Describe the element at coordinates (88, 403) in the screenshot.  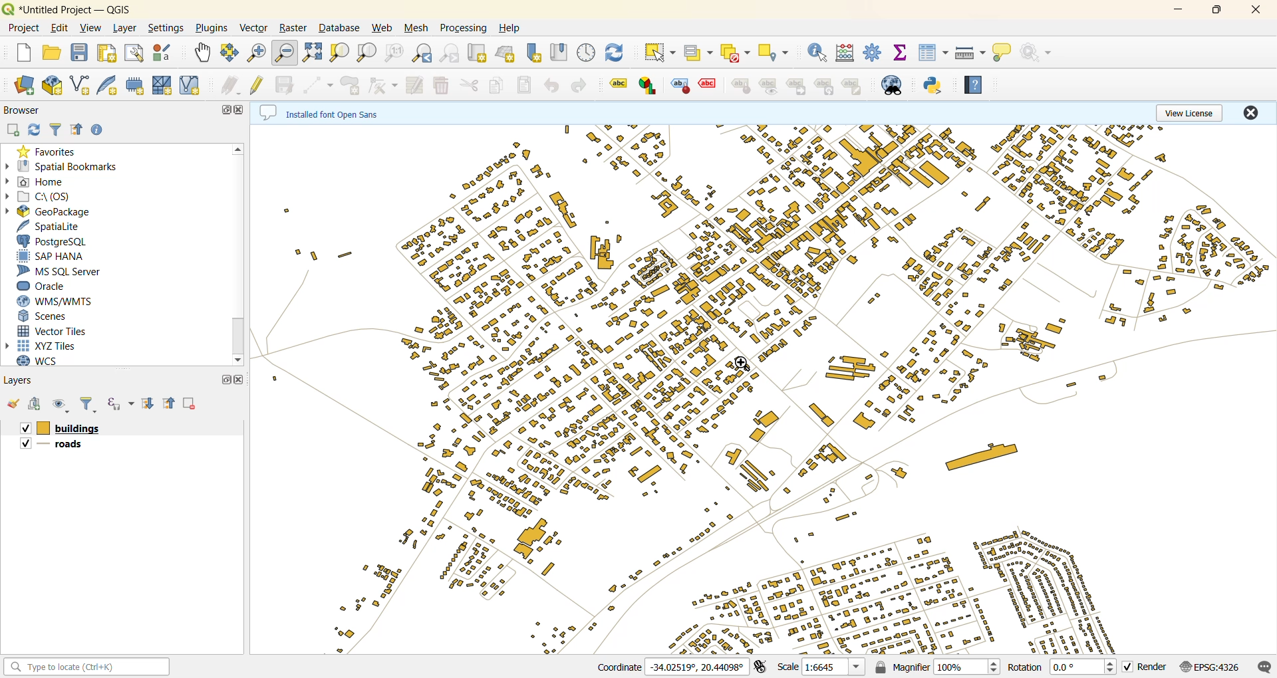
I see `filter` at that location.